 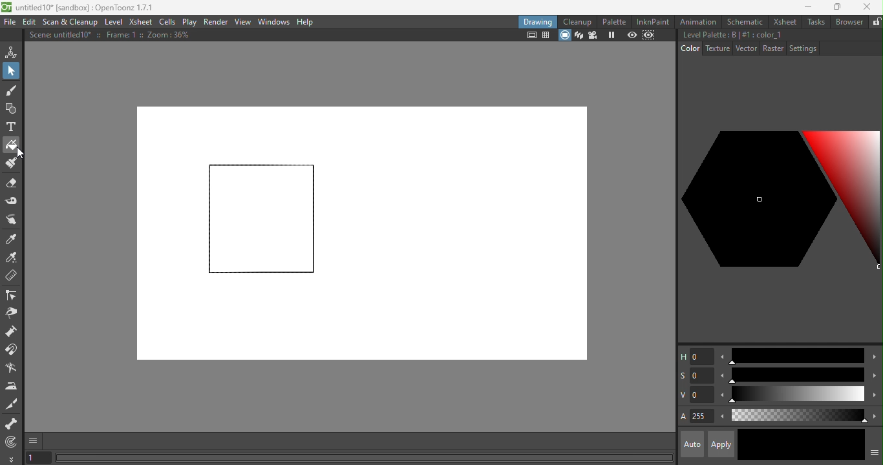 What do you see at coordinates (808, 6) in the screenshot?
I see `Minimize` at bounding box center [808, 6].